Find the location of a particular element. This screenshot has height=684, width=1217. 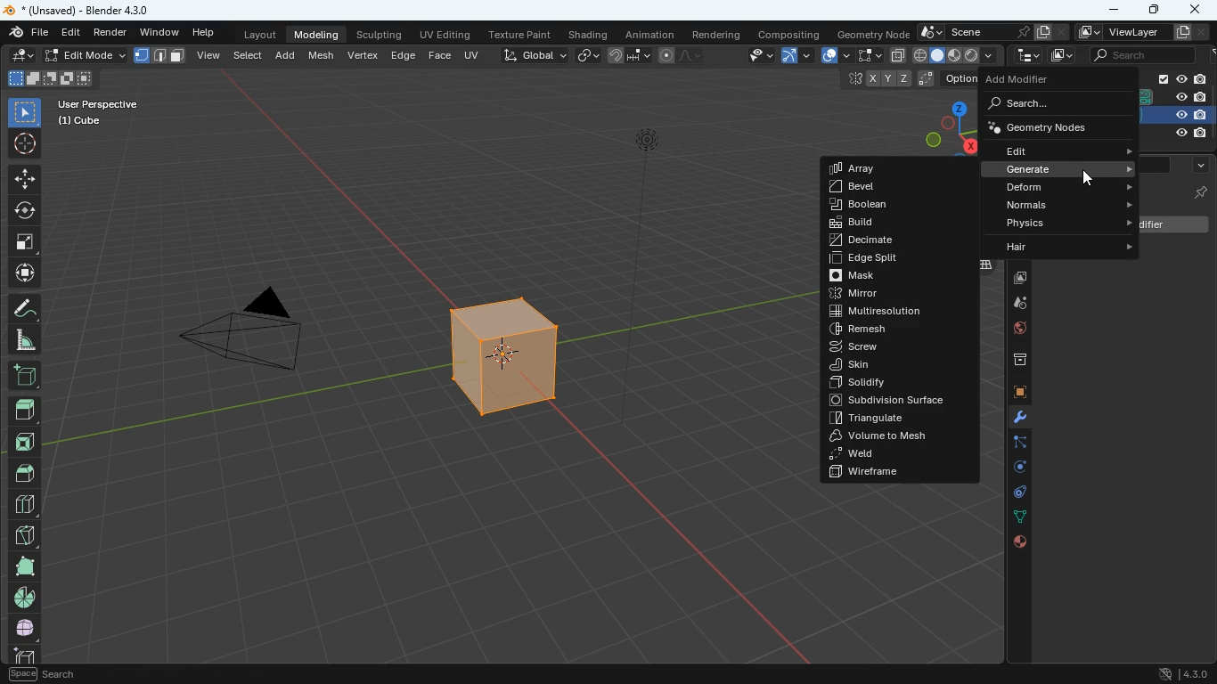

solidify is located at coordinates (882, 383).